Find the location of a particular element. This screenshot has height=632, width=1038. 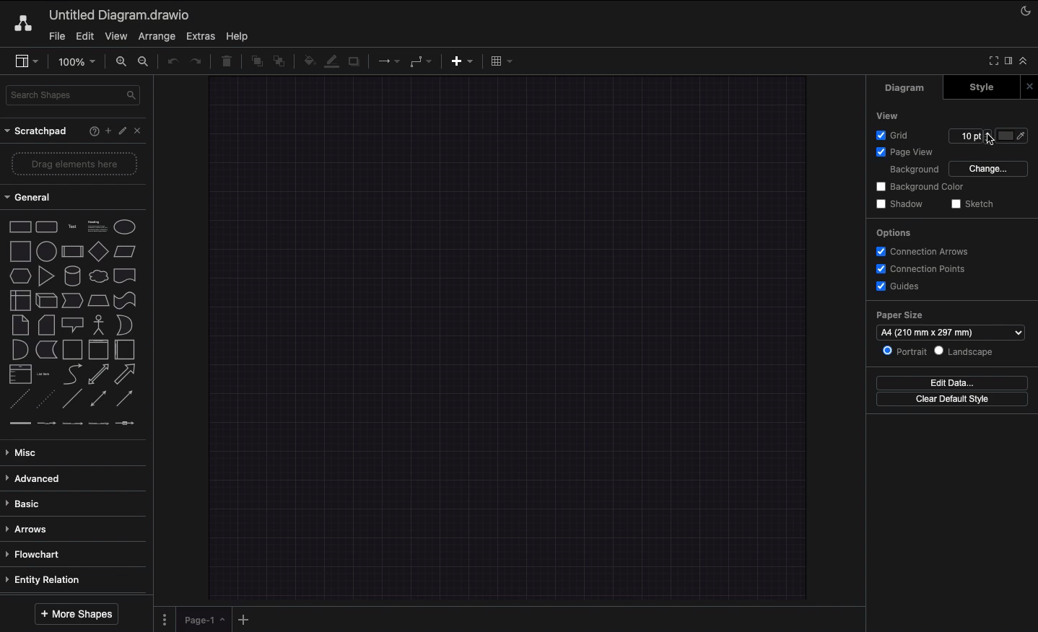

Move to back is located at coordinates (280, 63).